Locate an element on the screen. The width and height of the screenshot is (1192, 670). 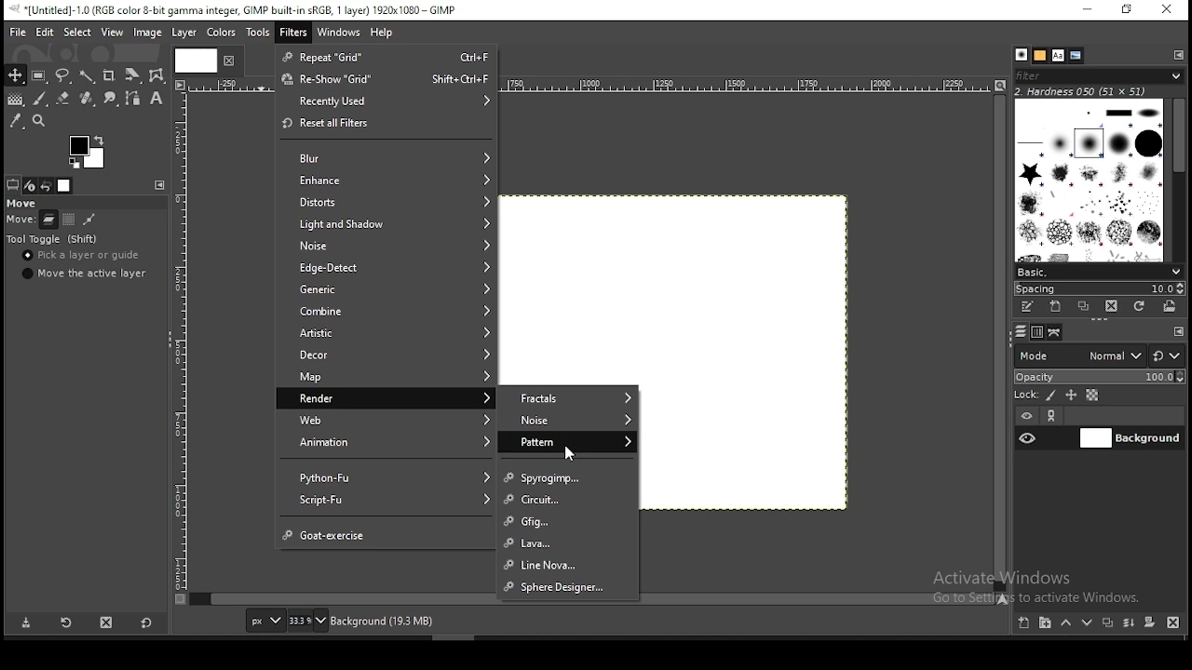
lock pixels is located at coordinates (1050, 395).